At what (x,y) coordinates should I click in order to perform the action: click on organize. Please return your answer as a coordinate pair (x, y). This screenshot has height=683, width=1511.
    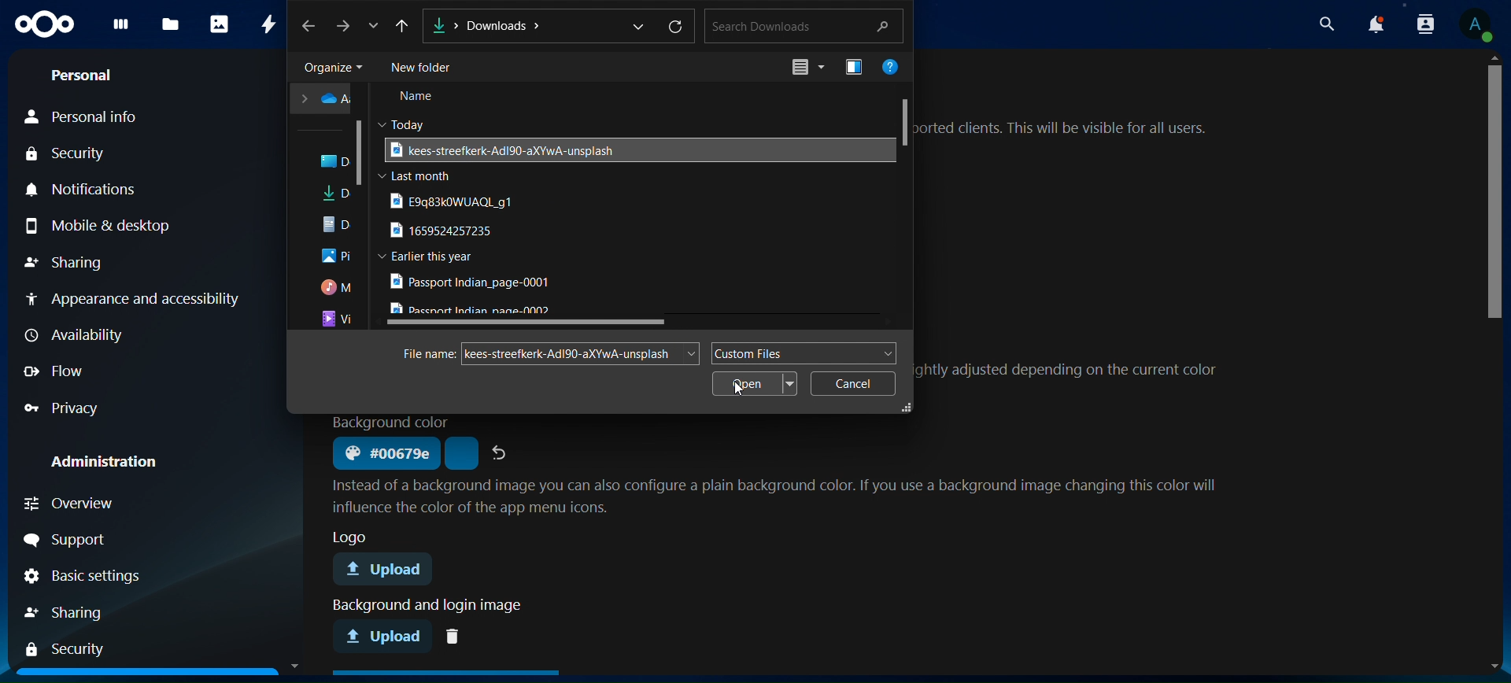
    Looking at the image, I should click on (331, 68).